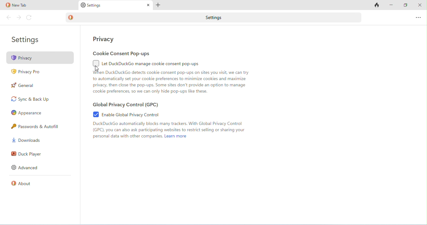  Describe the element at coordinates (19, 17) in the screenshot. I see `go forward` at that location.